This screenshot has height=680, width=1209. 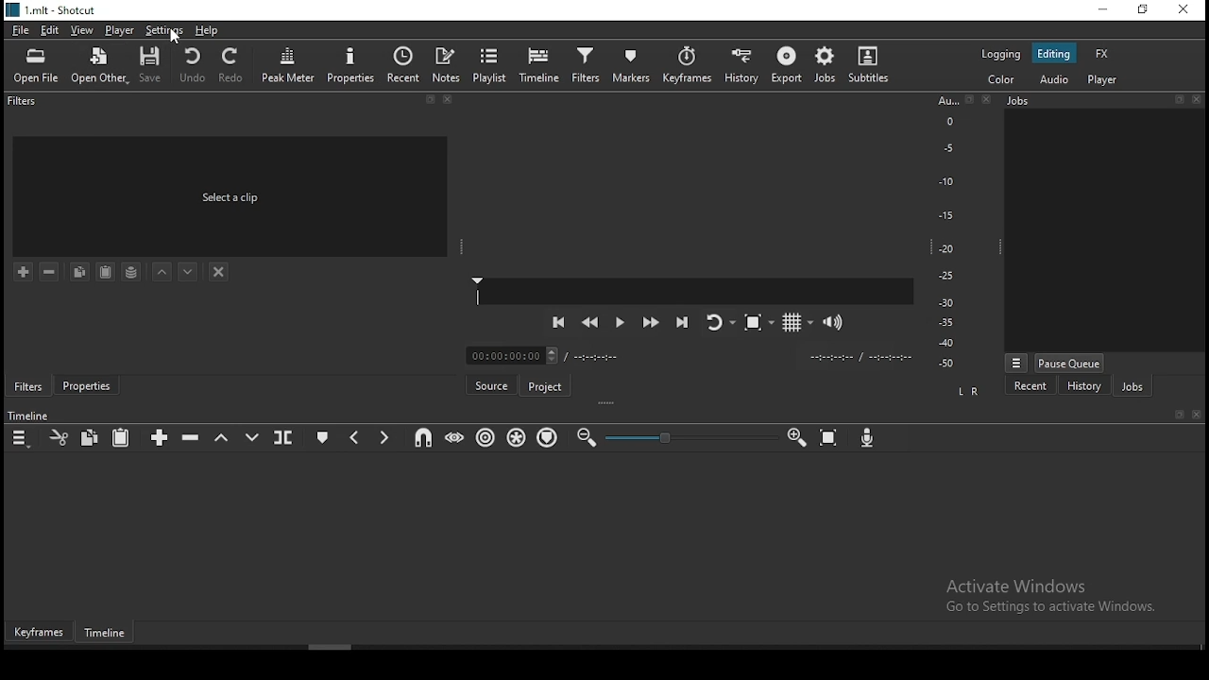 I want to click on append, so click(x=162, y=437).